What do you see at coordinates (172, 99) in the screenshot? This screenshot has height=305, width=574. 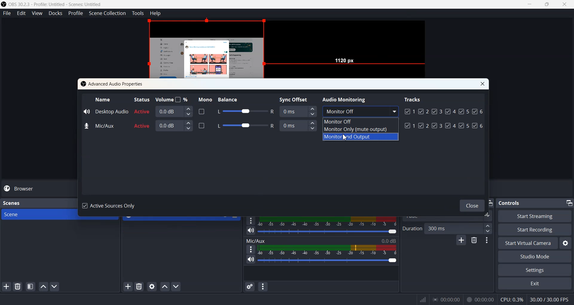 I see `Volume` at bounding box center [172, 99].